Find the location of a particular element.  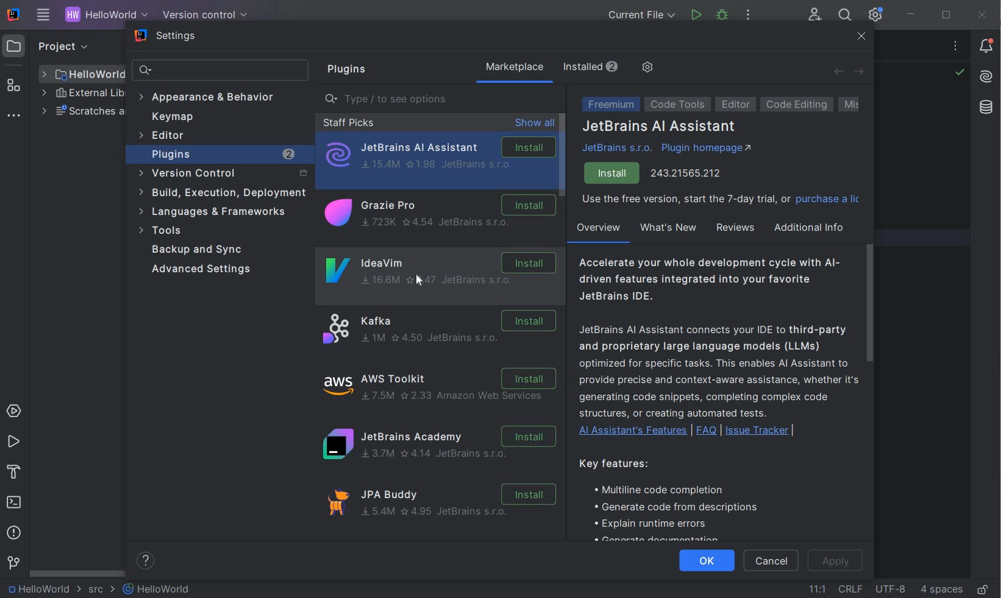

JetBrains AI Assistant is located at coordinates (660, 127).